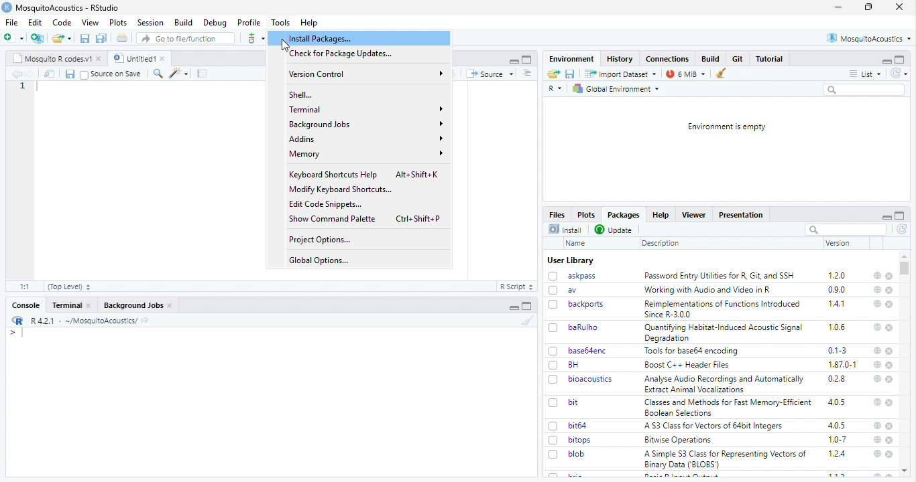 The width and height of the screenshot is (916, 482). Describe the element at coordinates (890, 426) in the screenshot. I see `close` at that location.